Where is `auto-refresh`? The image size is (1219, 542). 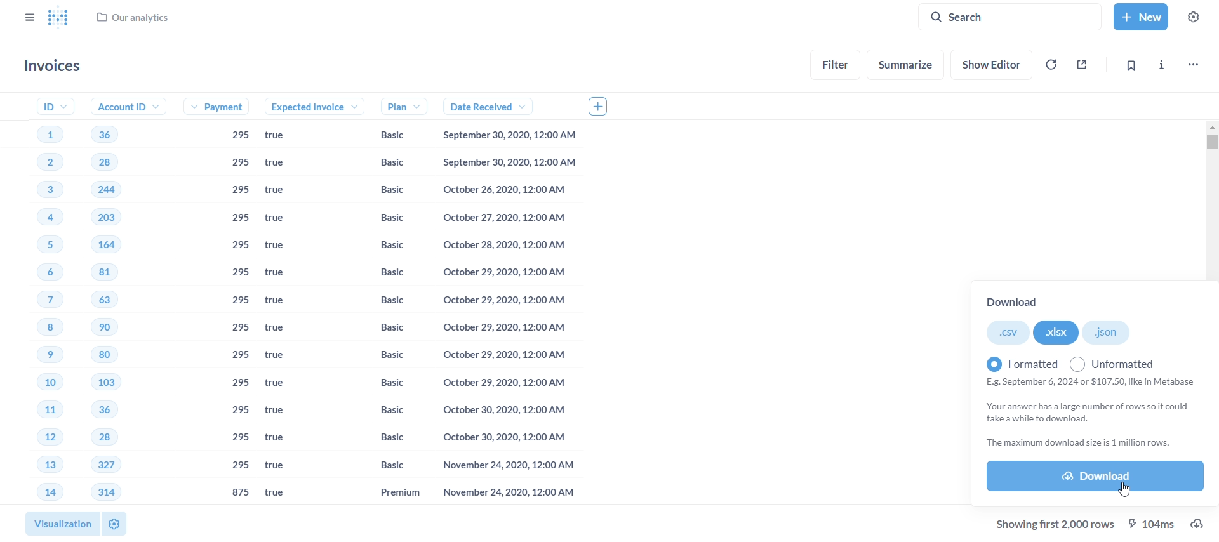
auto-refresh is located at coordinates (1050, 64).